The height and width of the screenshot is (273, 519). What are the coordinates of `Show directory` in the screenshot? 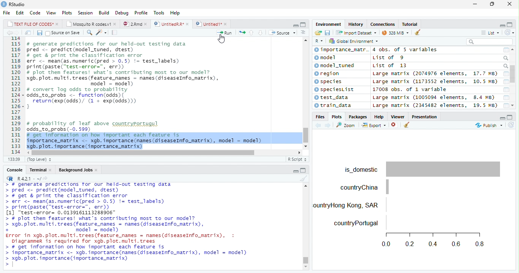 It's located at (45, 178).